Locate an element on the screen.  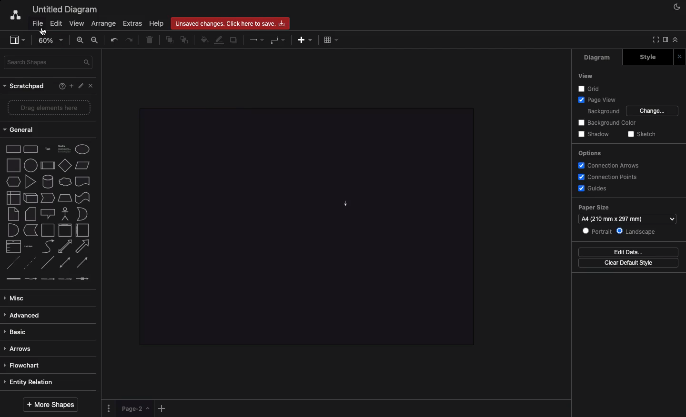
Change is located at coordinates (653, 111).